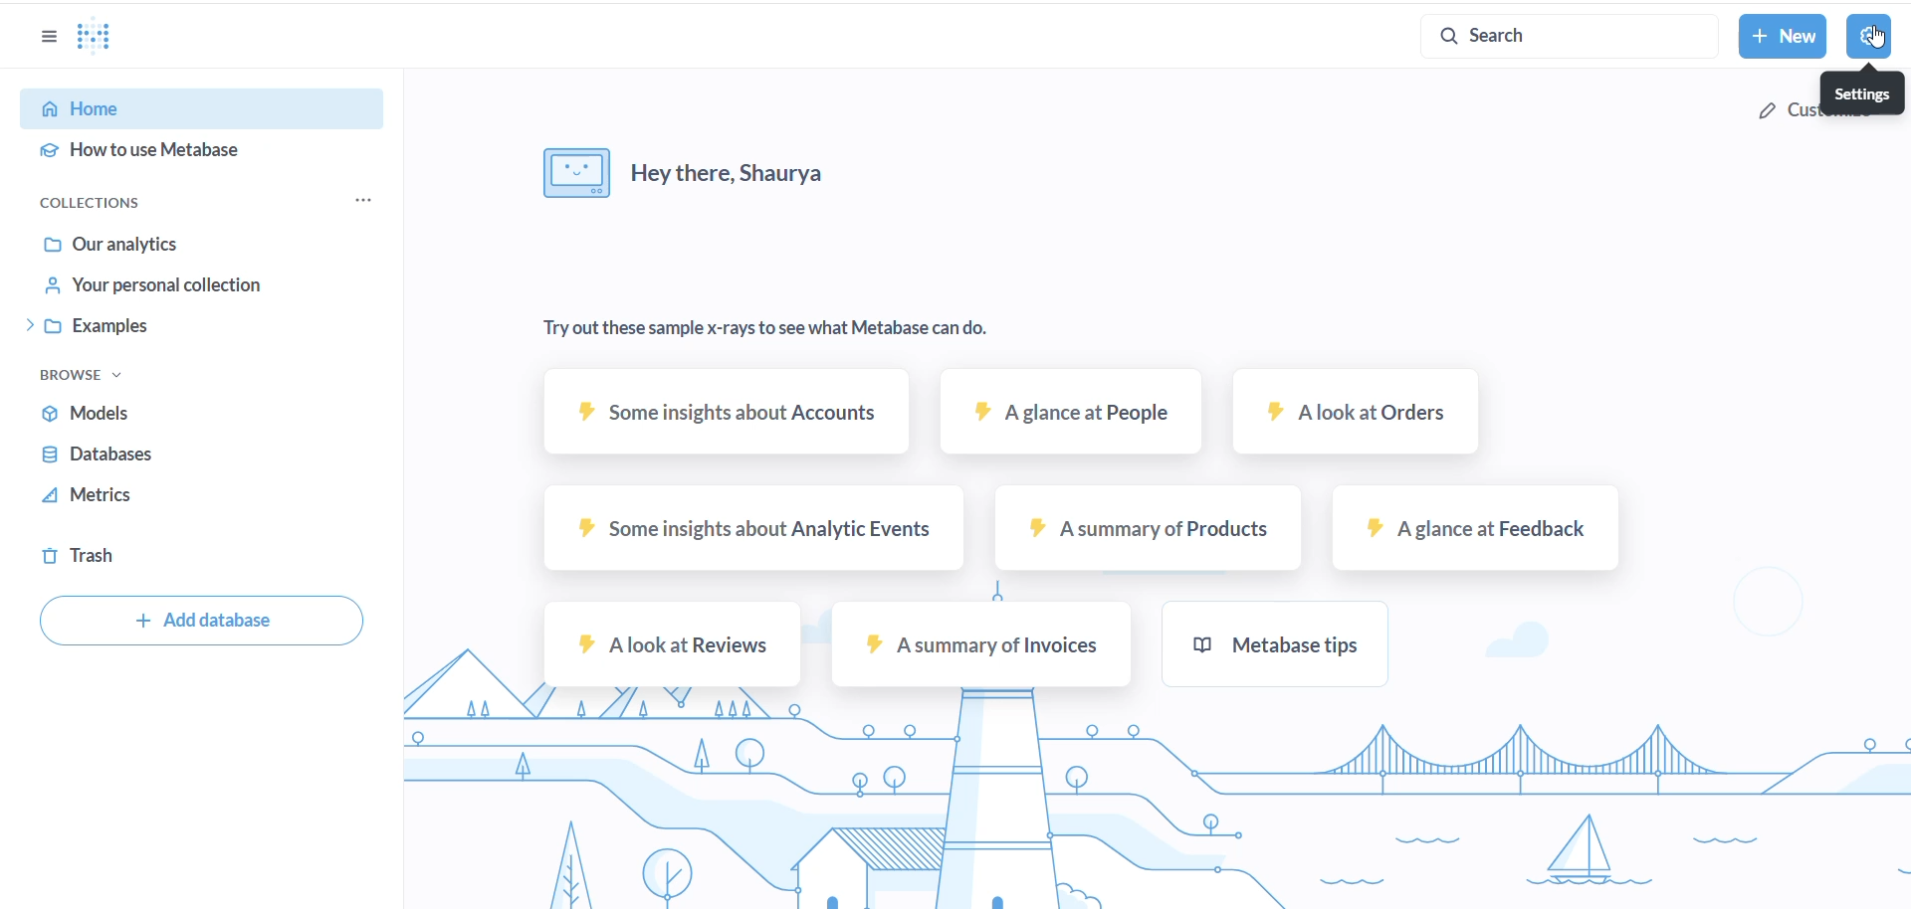 The height and width of the screenshot is (909, 1911). What do you see at coordinates (120, 203) in the screenshot?
I see `collections` at bounding box center [120, 203].